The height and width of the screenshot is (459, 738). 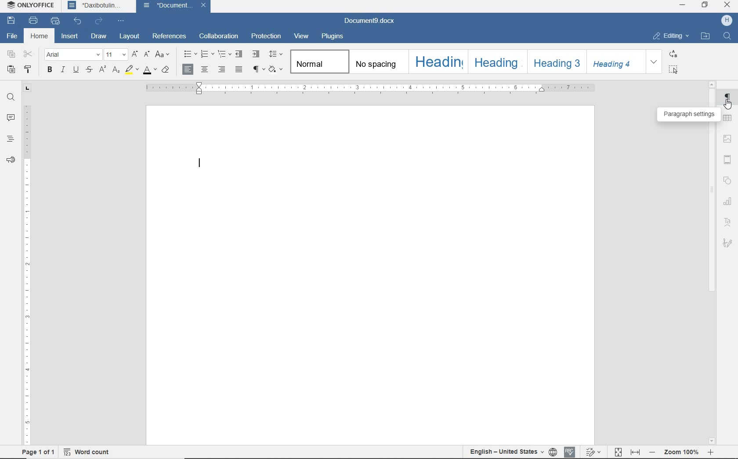 I want to click on SELECT ALL, so click(x=674, y=69).